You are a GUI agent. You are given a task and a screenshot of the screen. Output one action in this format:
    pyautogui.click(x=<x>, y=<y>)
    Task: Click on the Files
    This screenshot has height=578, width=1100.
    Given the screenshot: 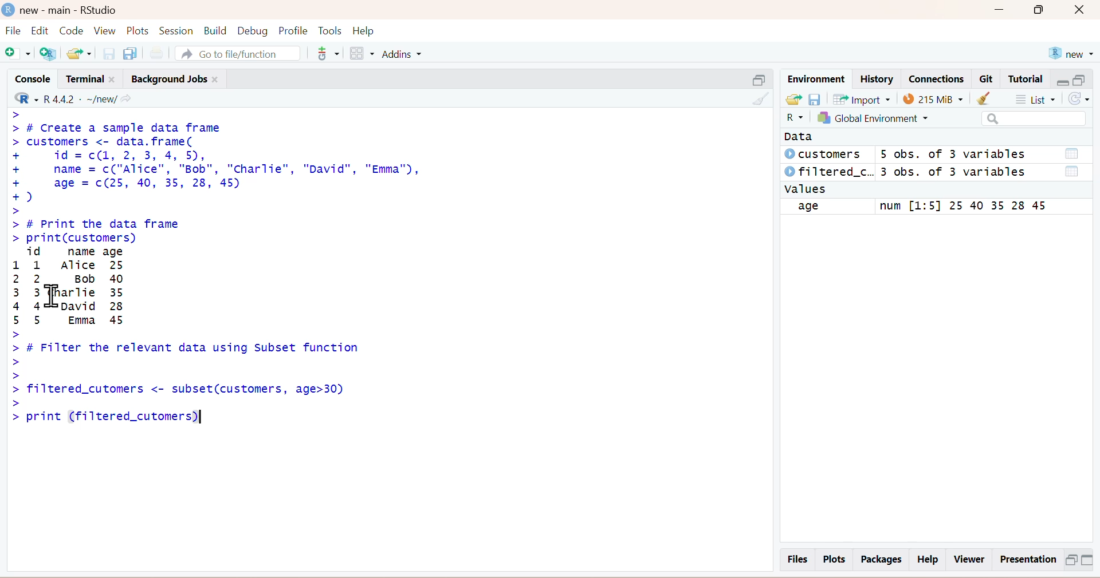 What is the action you would take?
    pyautogui.click(x=796, y=559)
    